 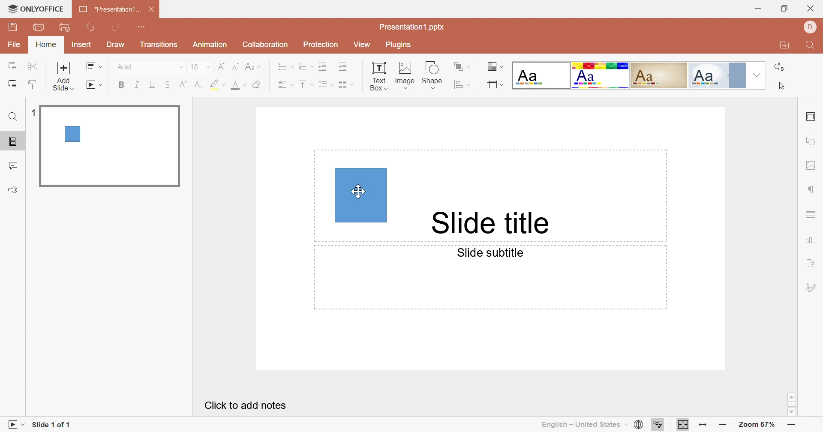 I want to click on Animation, so click(x=212, y=44).